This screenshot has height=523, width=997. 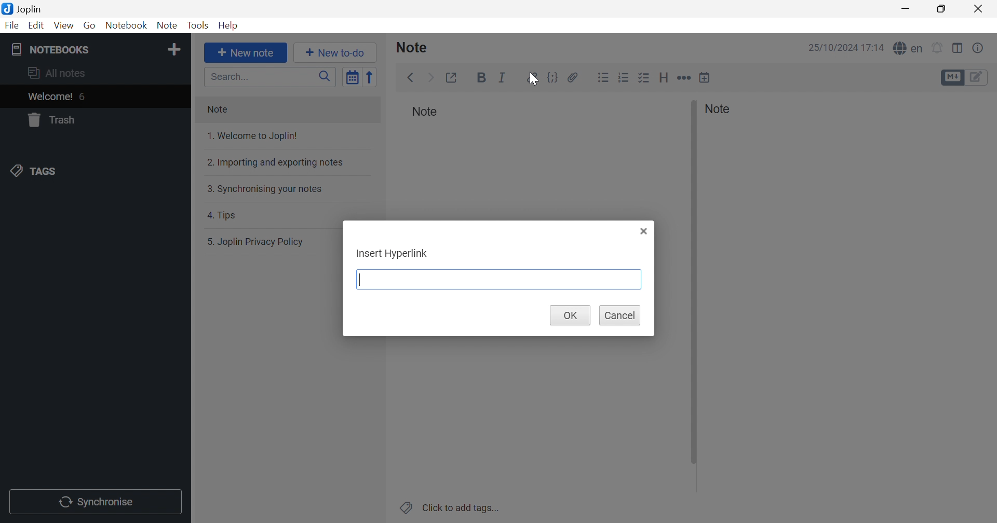 I want to click on 17:14, so click(x=874, y=48).